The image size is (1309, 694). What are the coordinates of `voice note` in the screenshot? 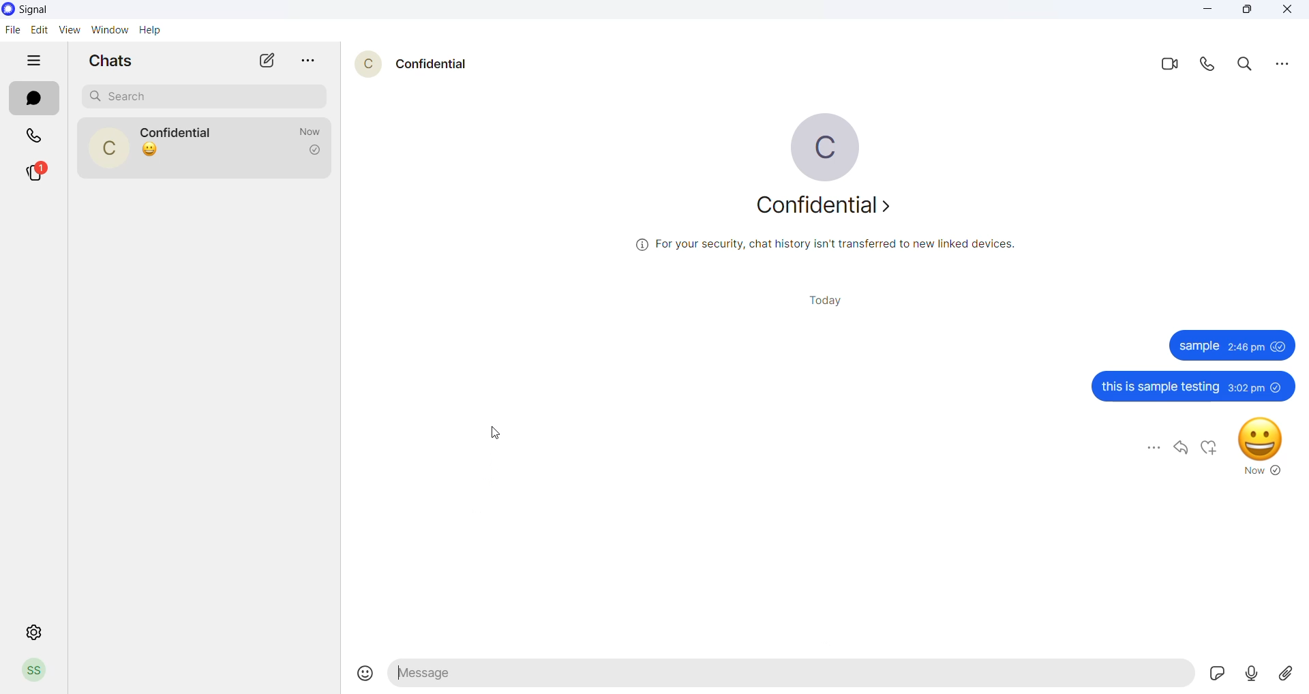 It's located at (1250, 672).